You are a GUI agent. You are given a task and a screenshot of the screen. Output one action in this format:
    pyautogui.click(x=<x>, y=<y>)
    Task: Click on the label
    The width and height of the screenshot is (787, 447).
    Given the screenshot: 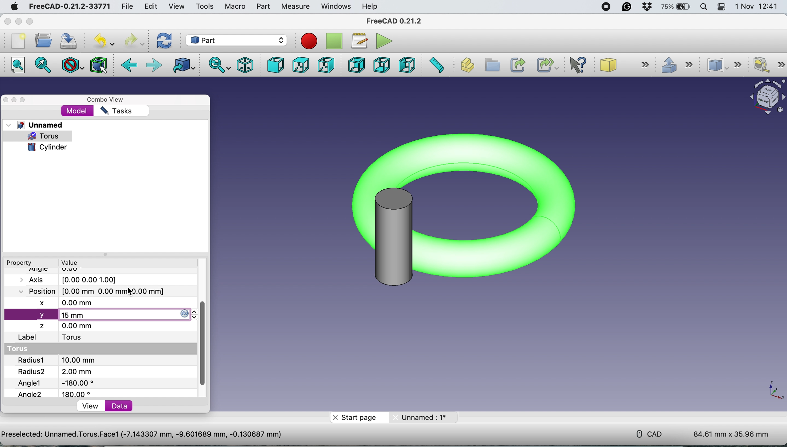 What is the action you would take?
    pyautogui.click(x=28, y=338)
    